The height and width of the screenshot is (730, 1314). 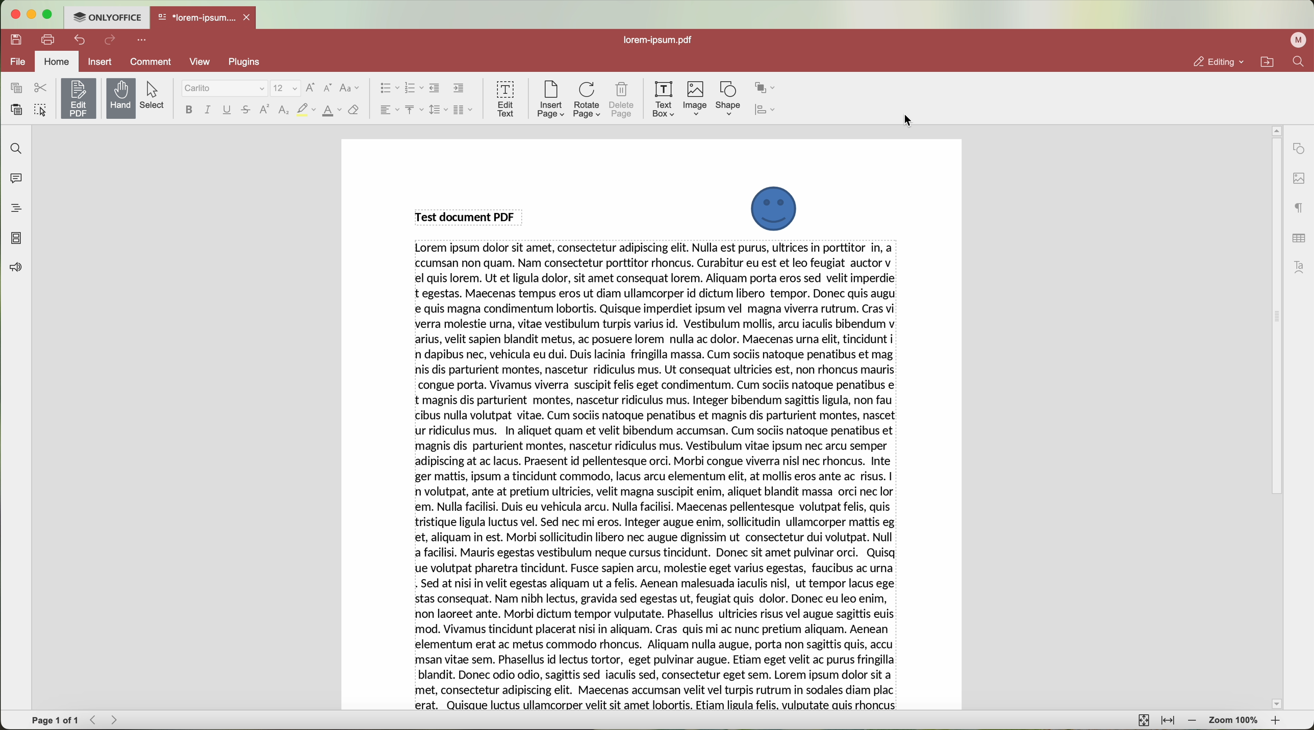 What do you see at coordinates (505, 98) in the screenshot?
I see `edit text` at bounding box center [505, 98].